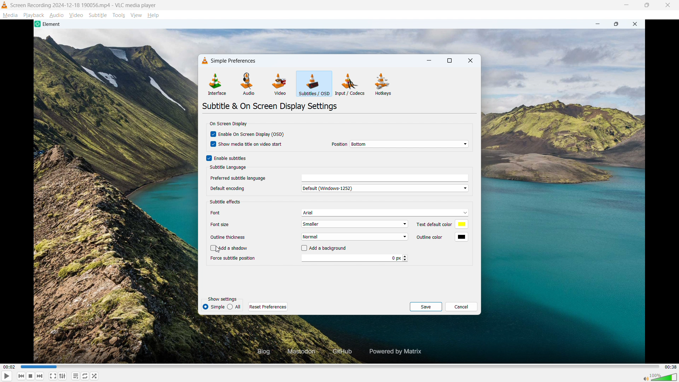  I want to click on Add background, so click(329, 248).